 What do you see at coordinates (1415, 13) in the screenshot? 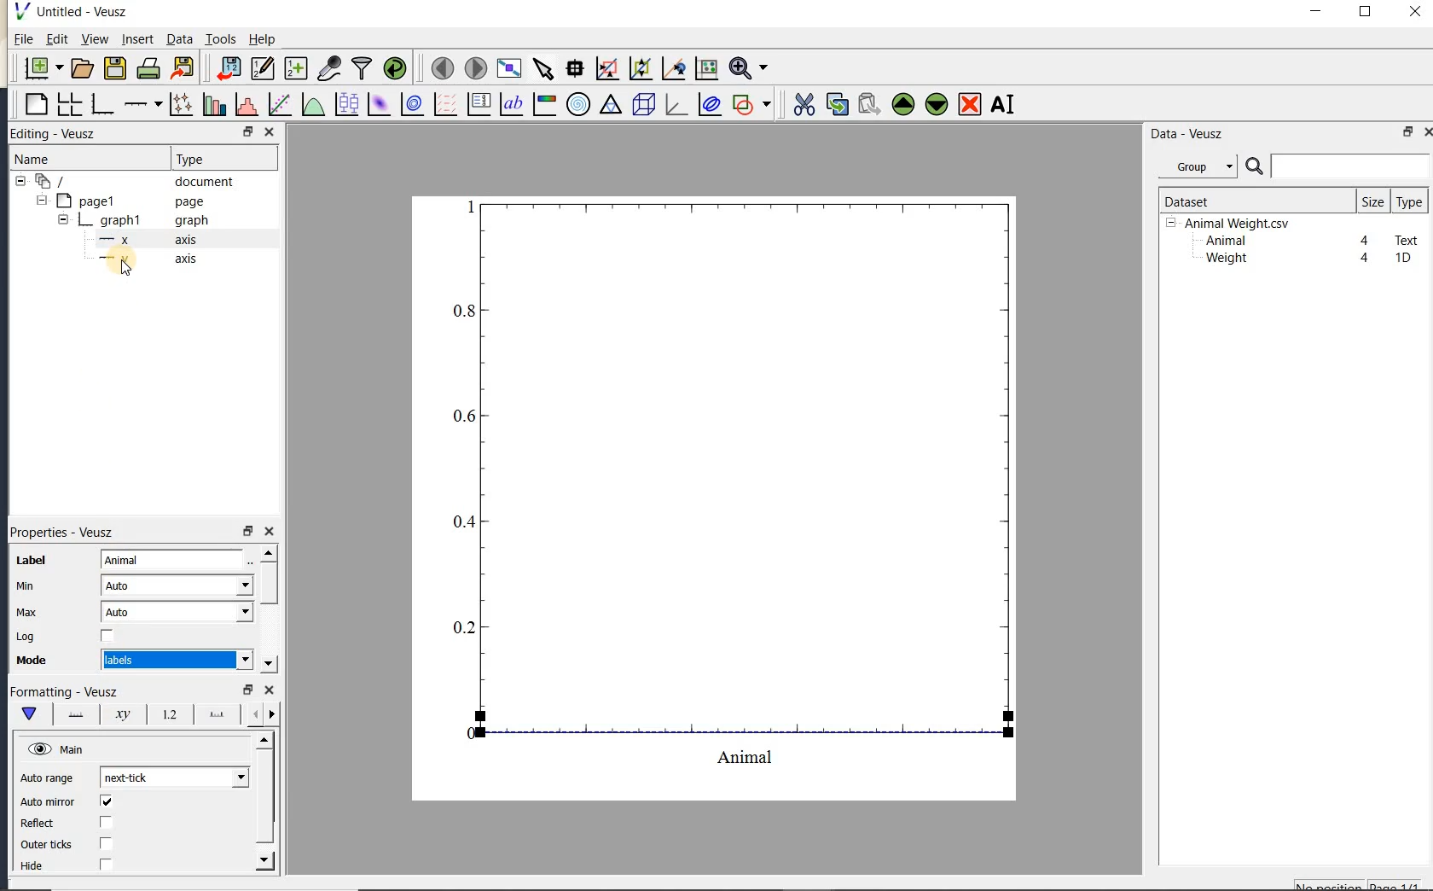
I see `close` at bounding box center [1415, 13].